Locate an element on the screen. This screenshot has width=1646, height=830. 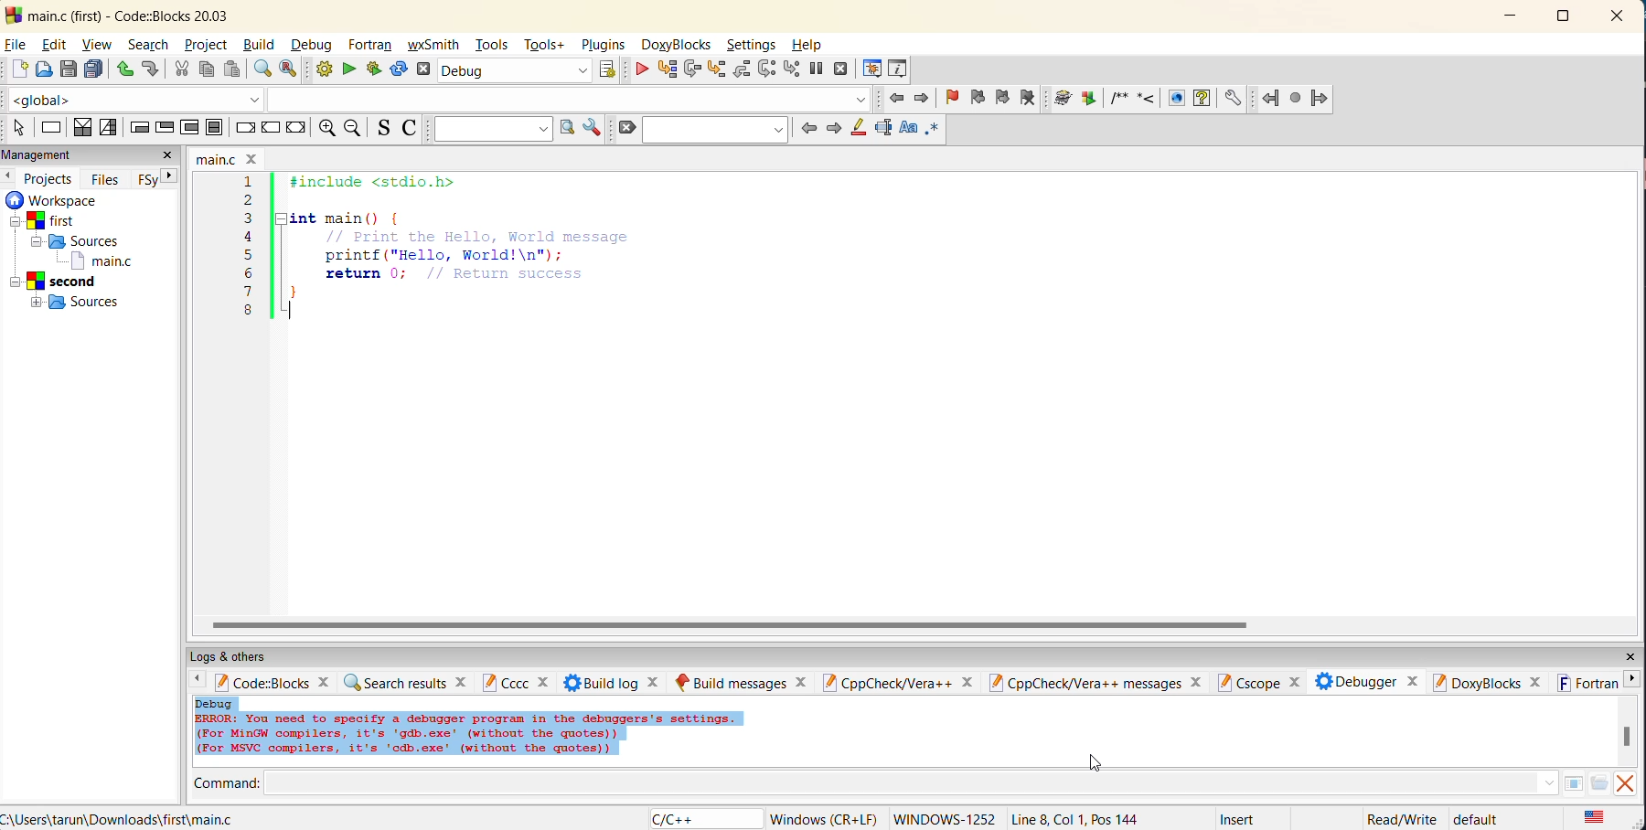
wxsmith is located at coordinates (436, 47).